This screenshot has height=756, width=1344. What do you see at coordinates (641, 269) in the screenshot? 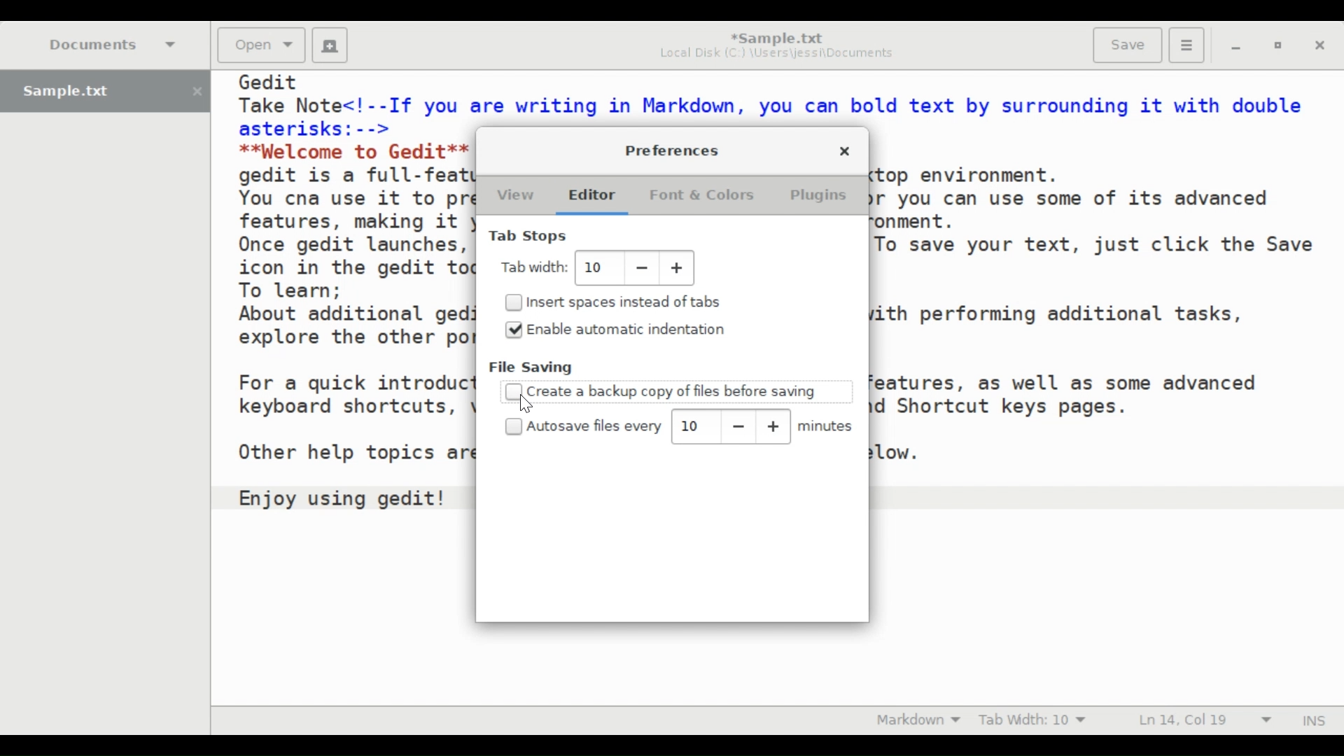
I see `decrease` at bounding box center [641, 269].